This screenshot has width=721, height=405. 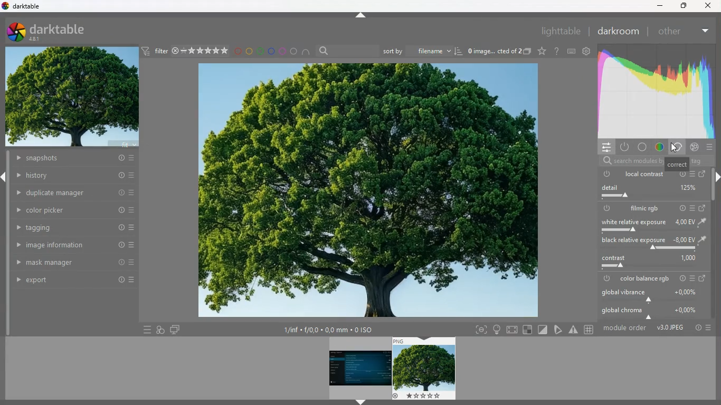 What do you see at coordinates (160, 330) in the screenshot?
I see `images` at bounding box center [160, 330].